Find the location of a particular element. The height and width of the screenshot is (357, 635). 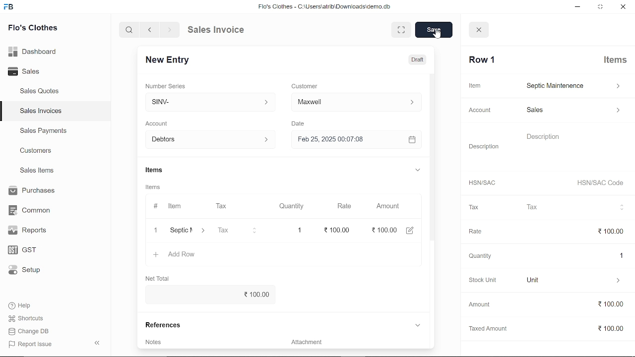

100 is located at coordinates (611, 232).